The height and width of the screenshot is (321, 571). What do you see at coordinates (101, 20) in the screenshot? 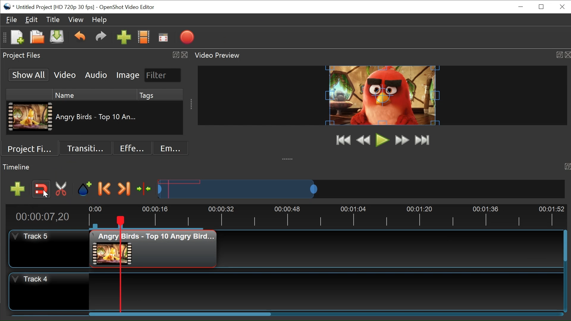
I see `Help` at bounding box center [101, 20].